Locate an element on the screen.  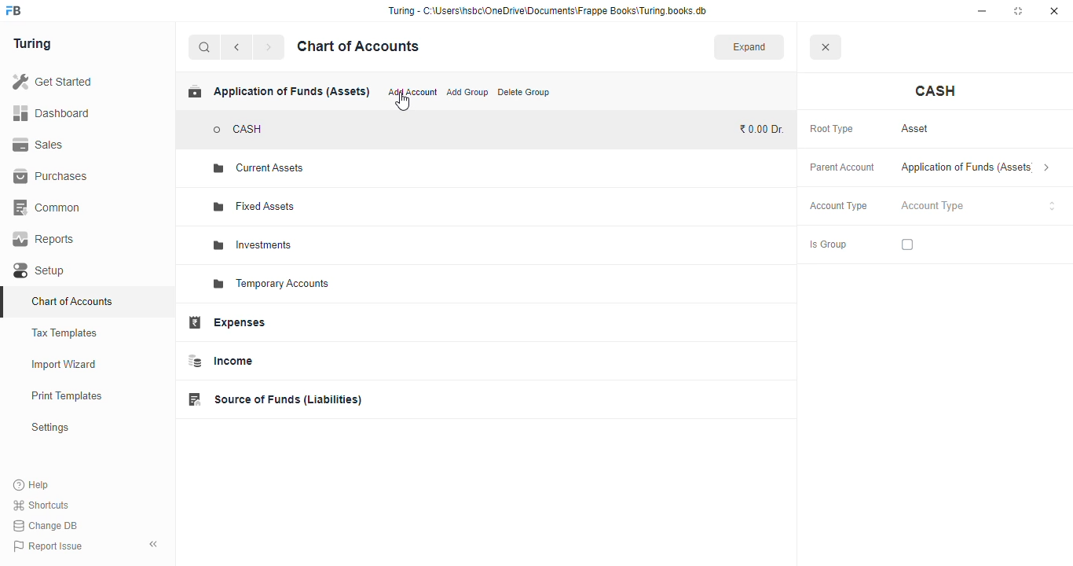
investments is located at coordinates (254, 245).